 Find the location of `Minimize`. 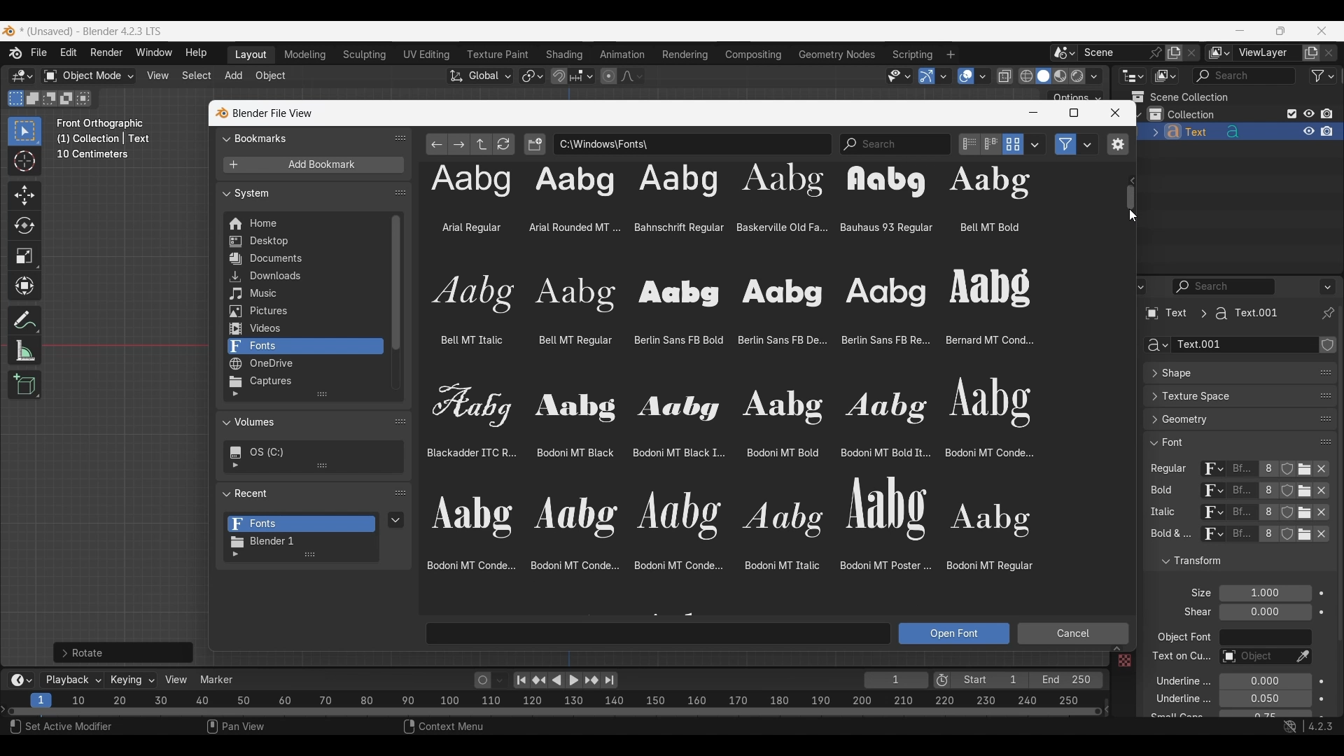

Minimize is located at coordinates (1033, 113).